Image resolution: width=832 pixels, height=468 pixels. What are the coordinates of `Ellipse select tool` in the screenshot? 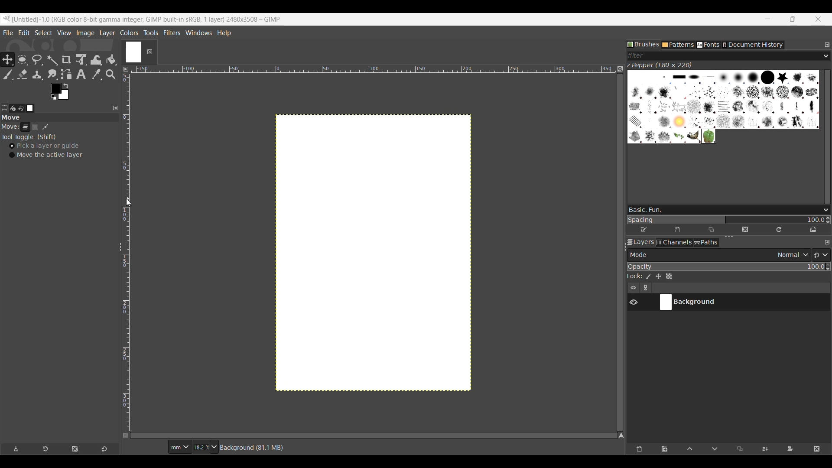 It's located at (21, 59).